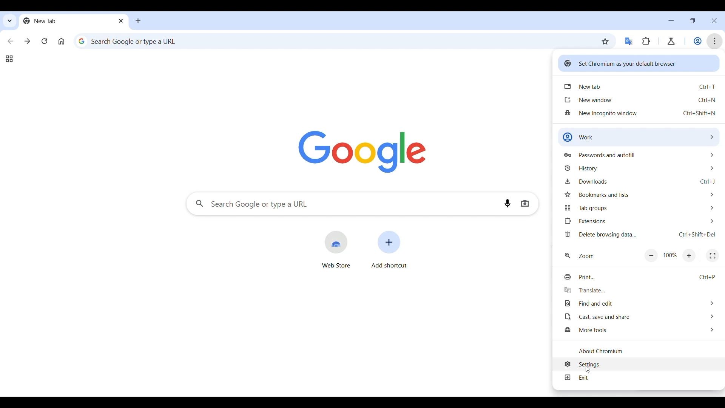 The height and width of the screenshot is (408, 725). Describe the element at coordinates (641, 364) in the screenshot. I see `Settings` at that location.